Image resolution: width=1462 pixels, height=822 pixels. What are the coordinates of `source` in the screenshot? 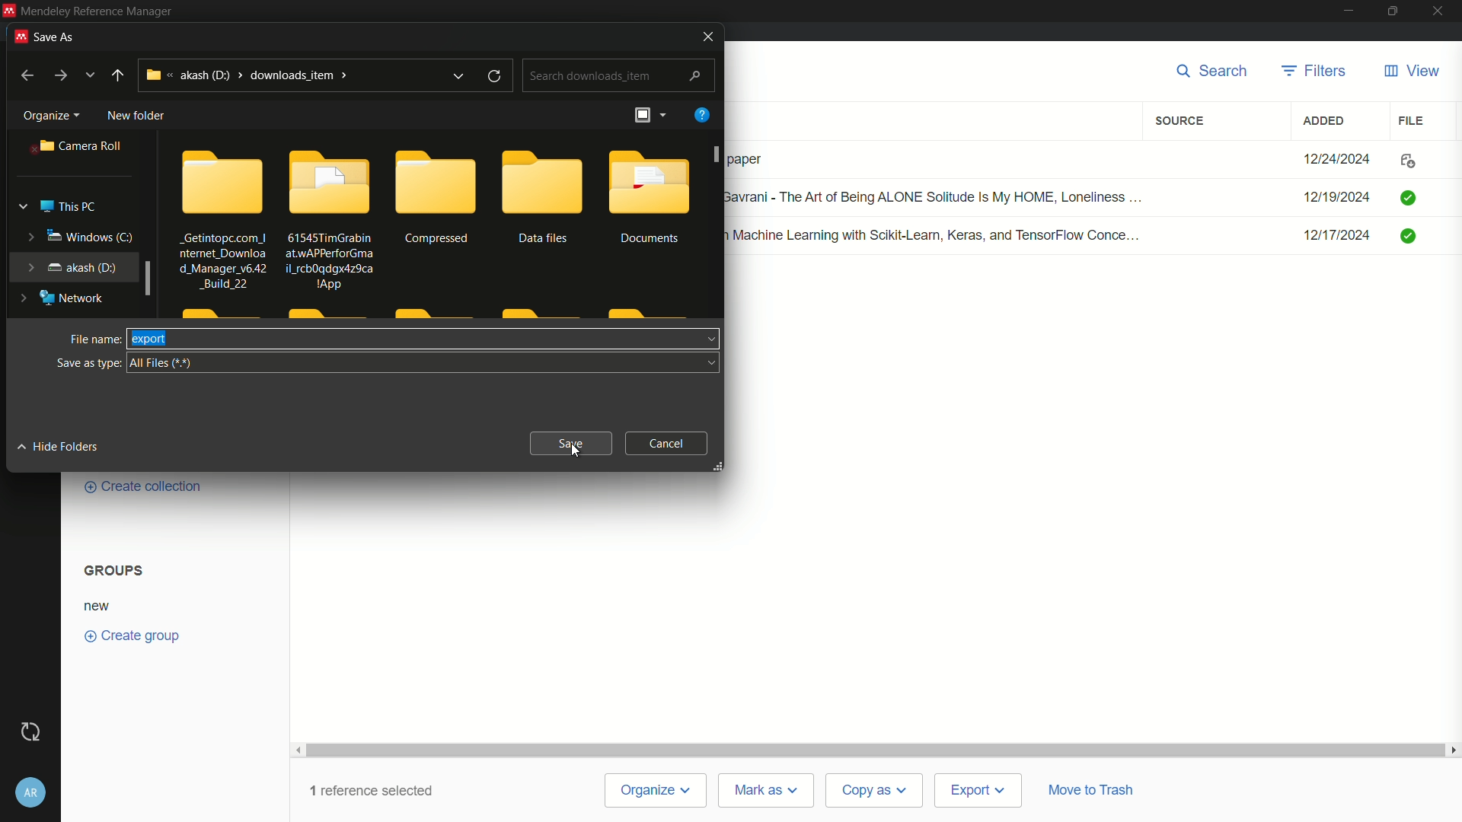 It's located at (1182, 121).